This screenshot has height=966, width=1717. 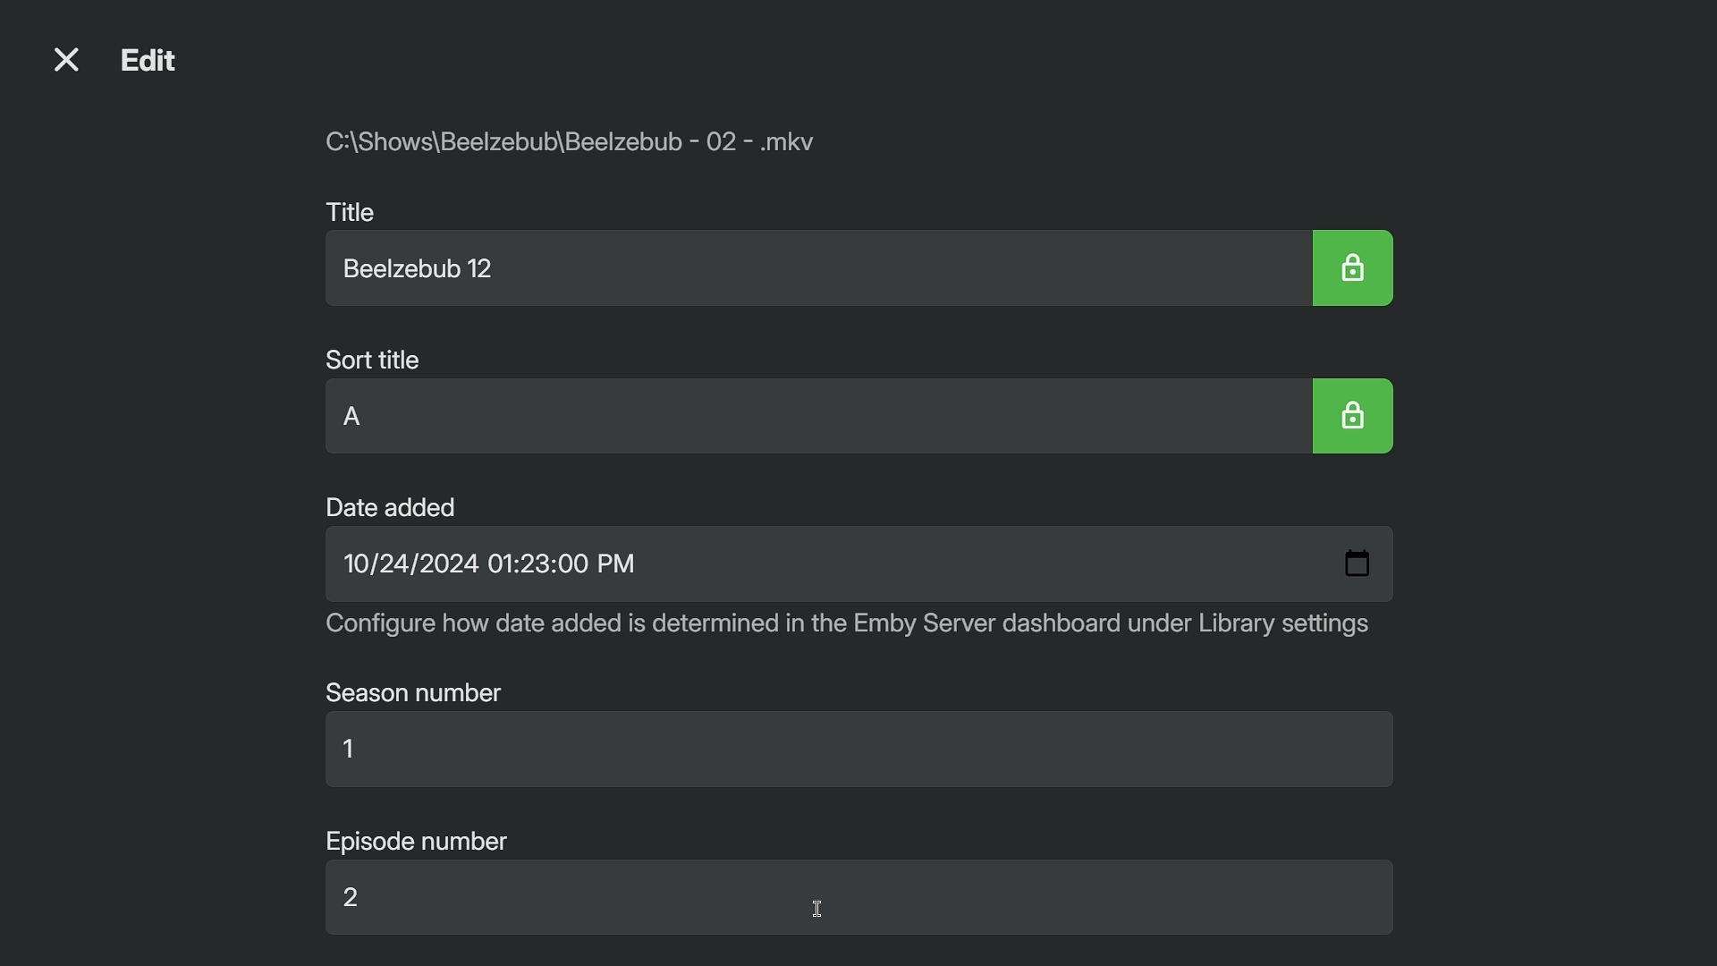 What do you see at coordinates (588, 149) in the screenshot?
I see `C:\Shows\Beelzebub\Beelzebub - 02 - .mkv` at bounding box center [588, 149].